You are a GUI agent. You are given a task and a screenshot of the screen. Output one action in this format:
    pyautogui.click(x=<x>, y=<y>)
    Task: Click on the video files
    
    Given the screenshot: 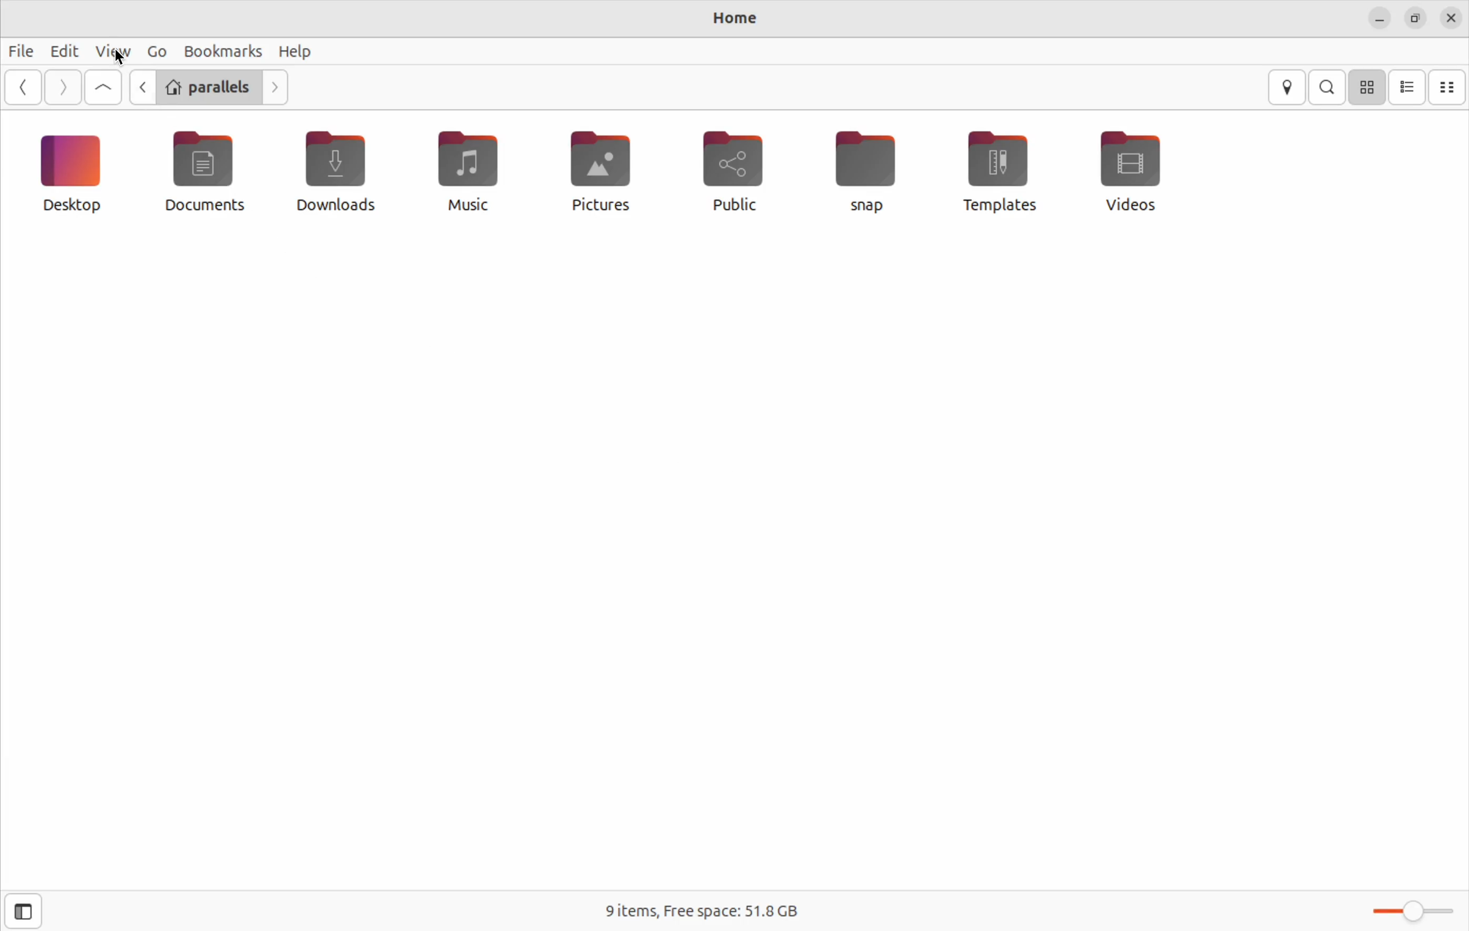 What is the action you would take?
    pyautogui.click(x=1135, y=169)
    